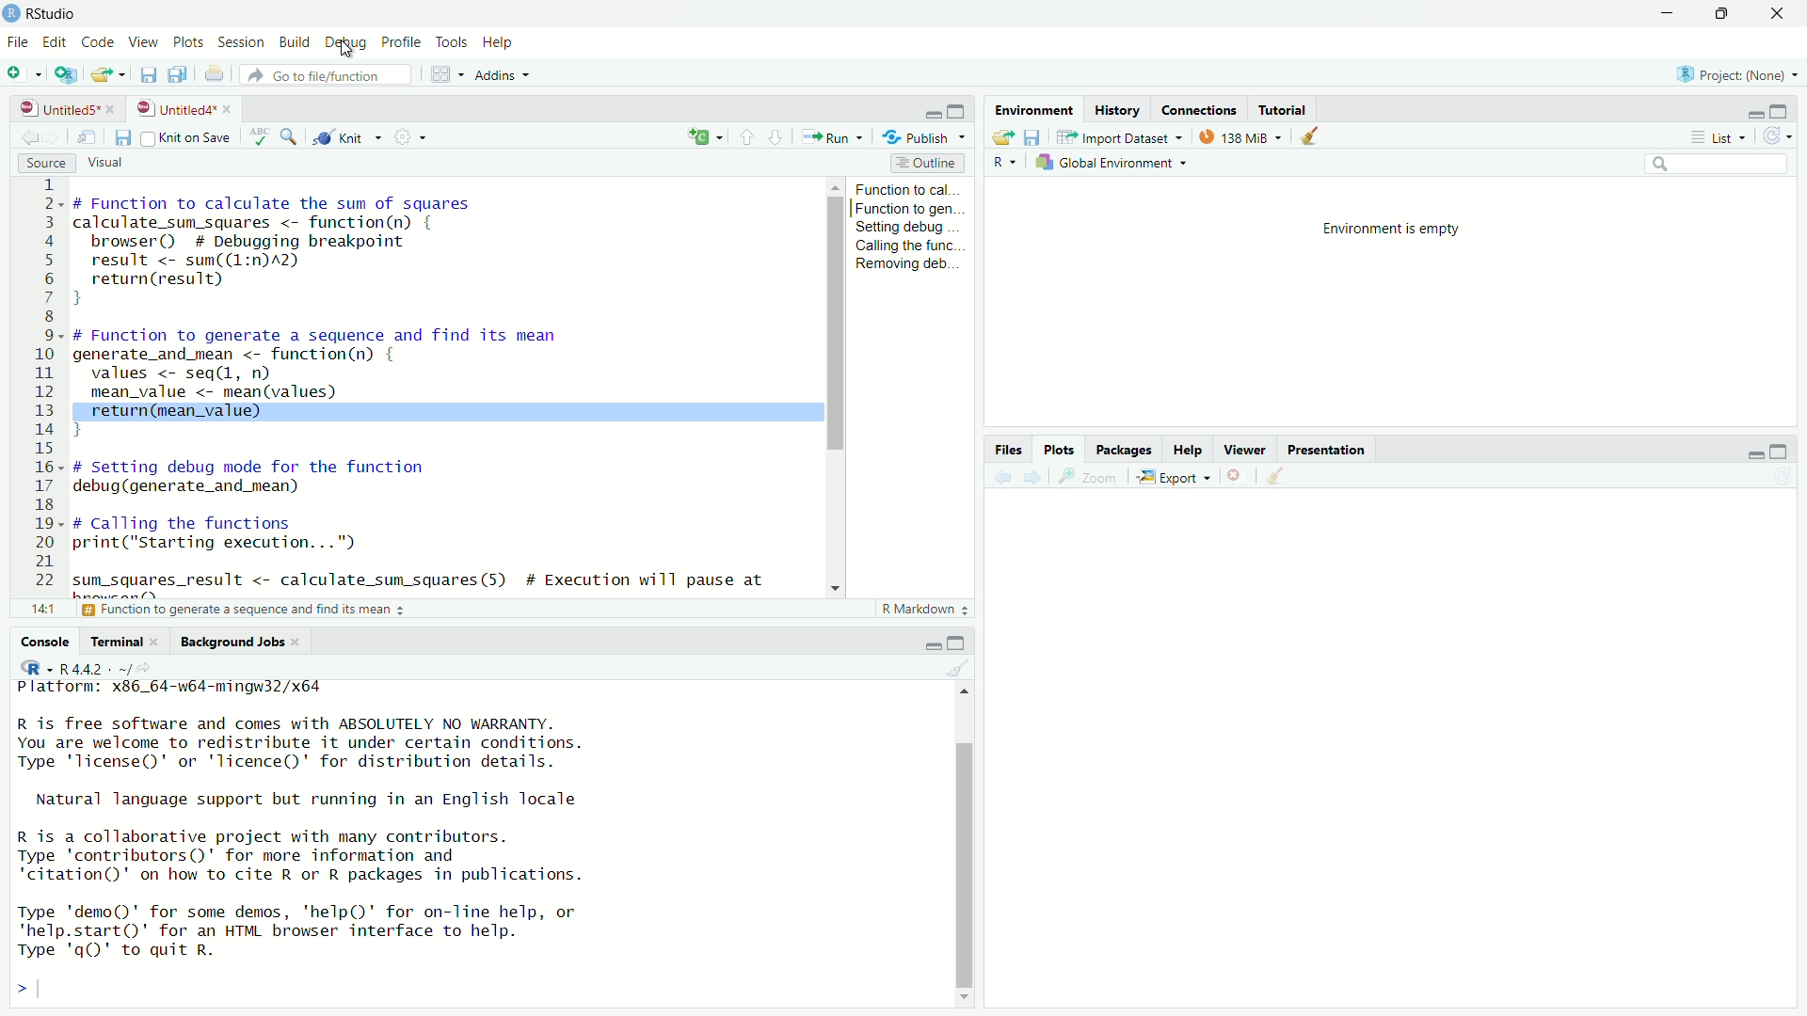 This screenshot has width=1807, height=1016. I want to click on move down, so click(834, 586).